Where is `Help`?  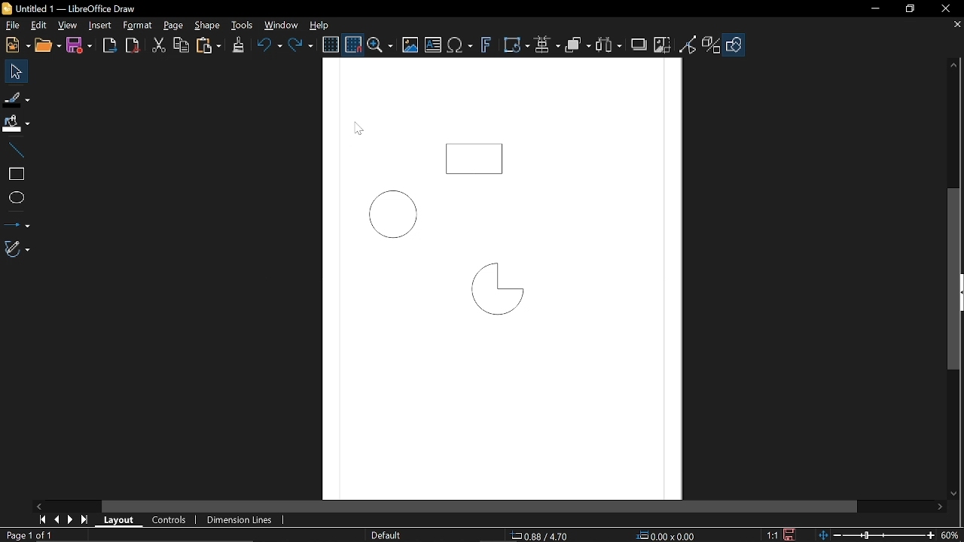
Help is located at coordinates (317, 26).